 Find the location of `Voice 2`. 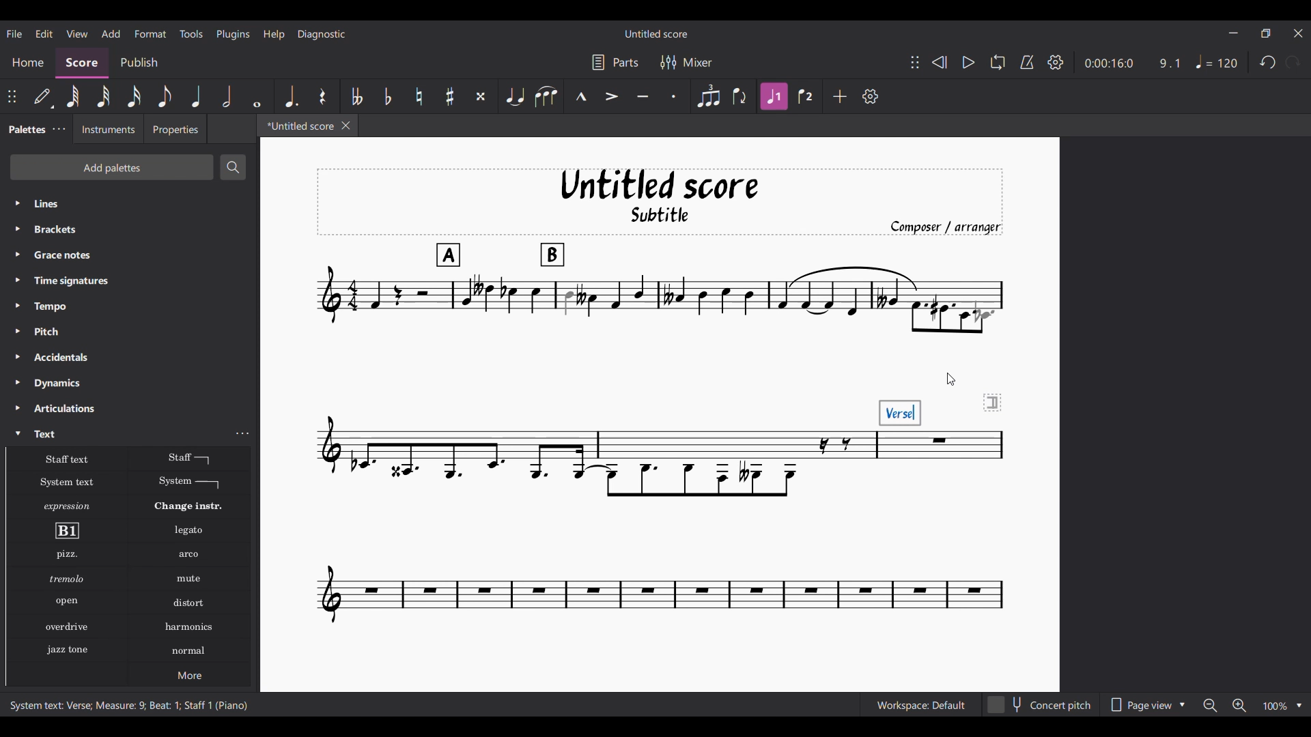

Voice 2 is located at coordinates (806, 96).